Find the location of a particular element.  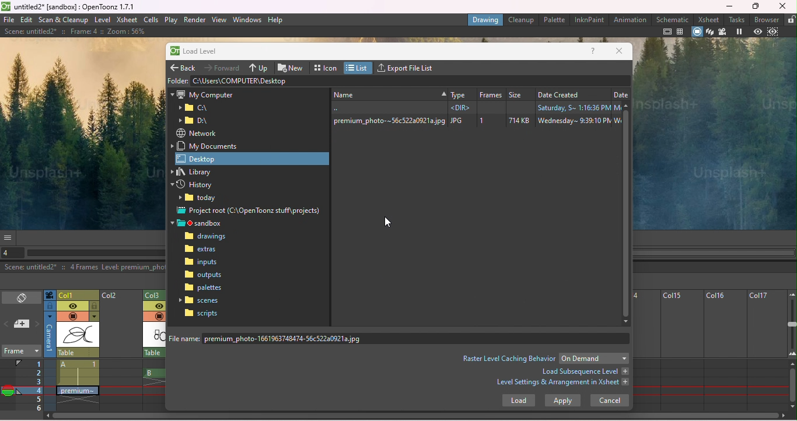

Column 16 is located at coordinates (724, 350).